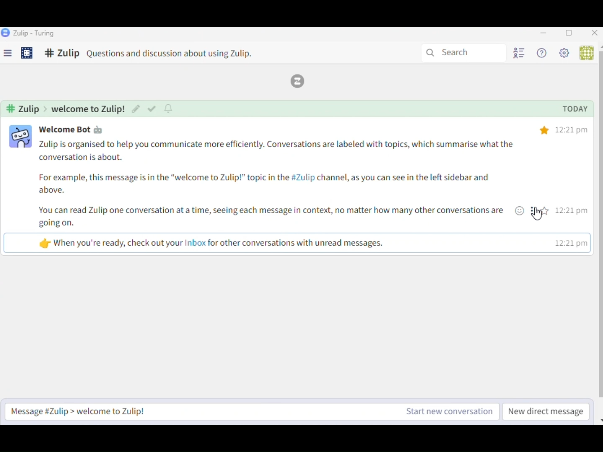 Image resolution: width=603 pixels, height=452 pixels. I want to click on Settings, so click(28, 54).